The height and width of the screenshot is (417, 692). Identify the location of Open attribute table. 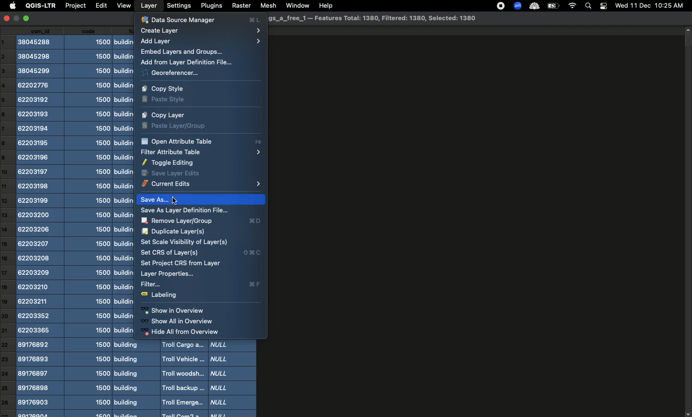
(200, 142).